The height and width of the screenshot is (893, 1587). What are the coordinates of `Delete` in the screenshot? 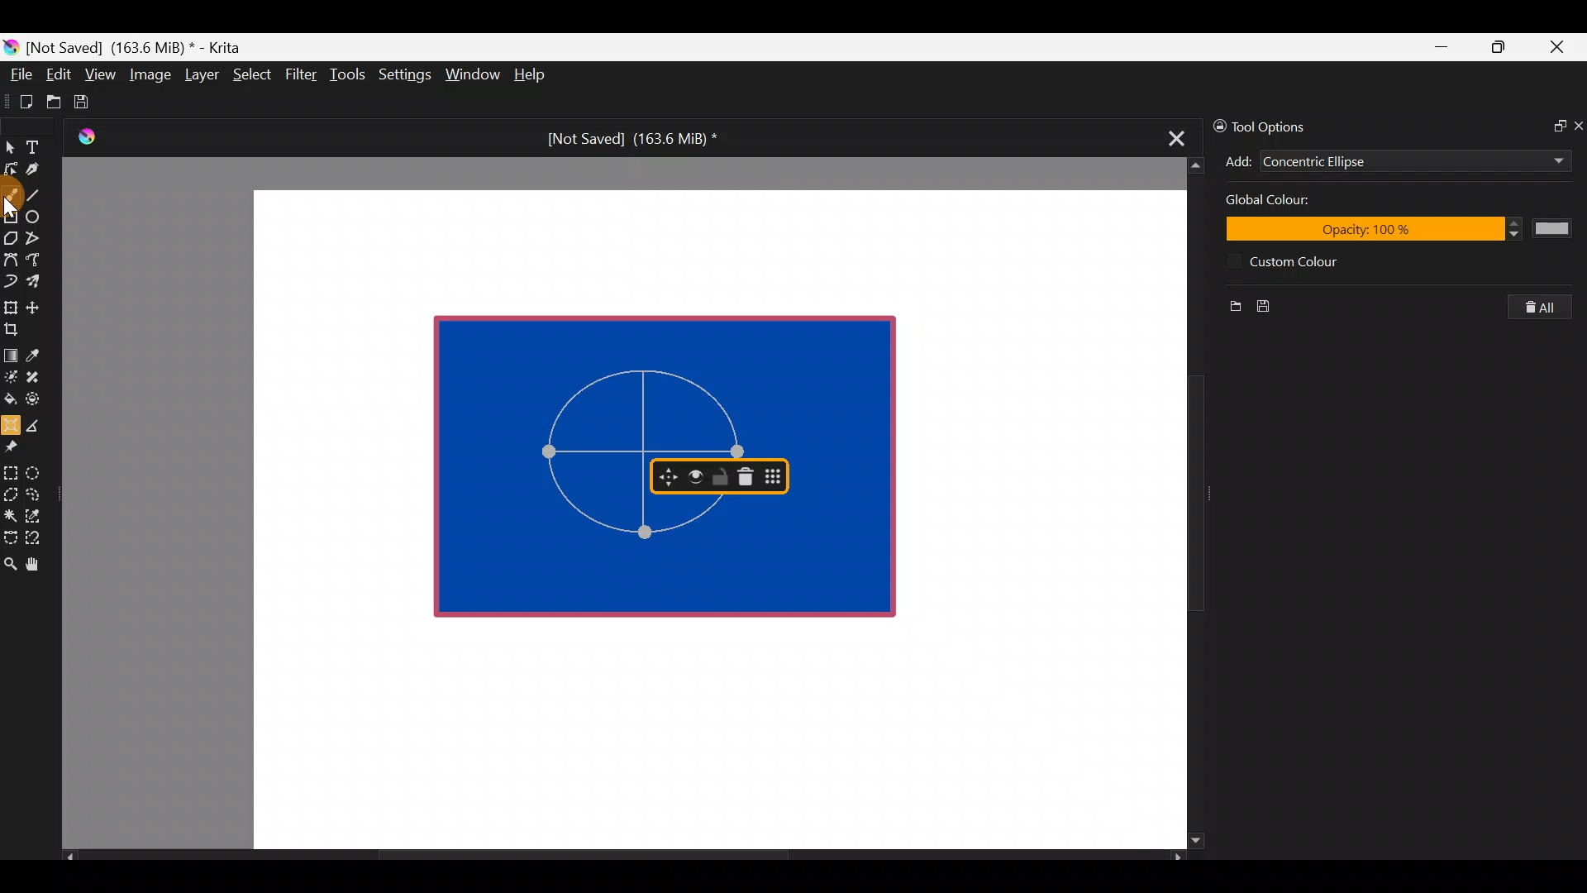 It's located at (746, 473).